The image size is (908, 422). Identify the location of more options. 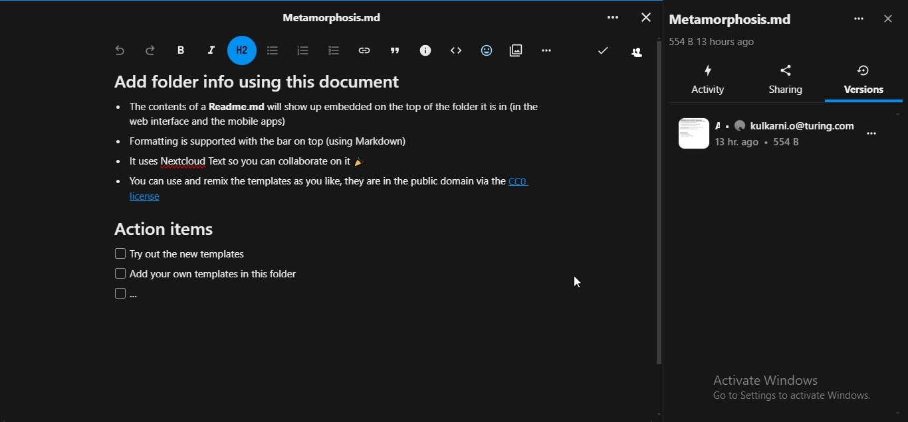
(858, 19).